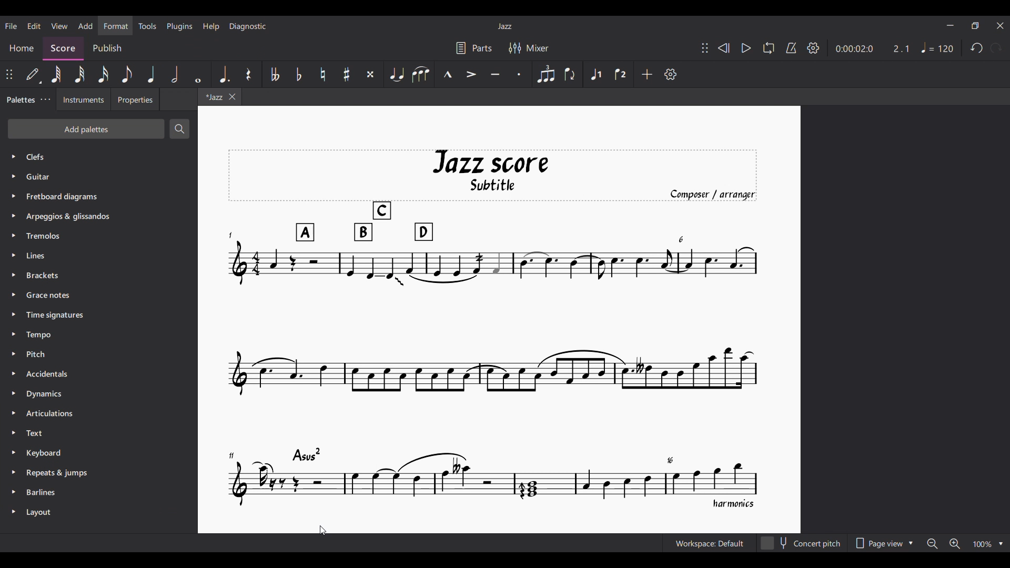  Describe the element at coordinates (59, 26) in the screenshot. I see `View menu` at that location.